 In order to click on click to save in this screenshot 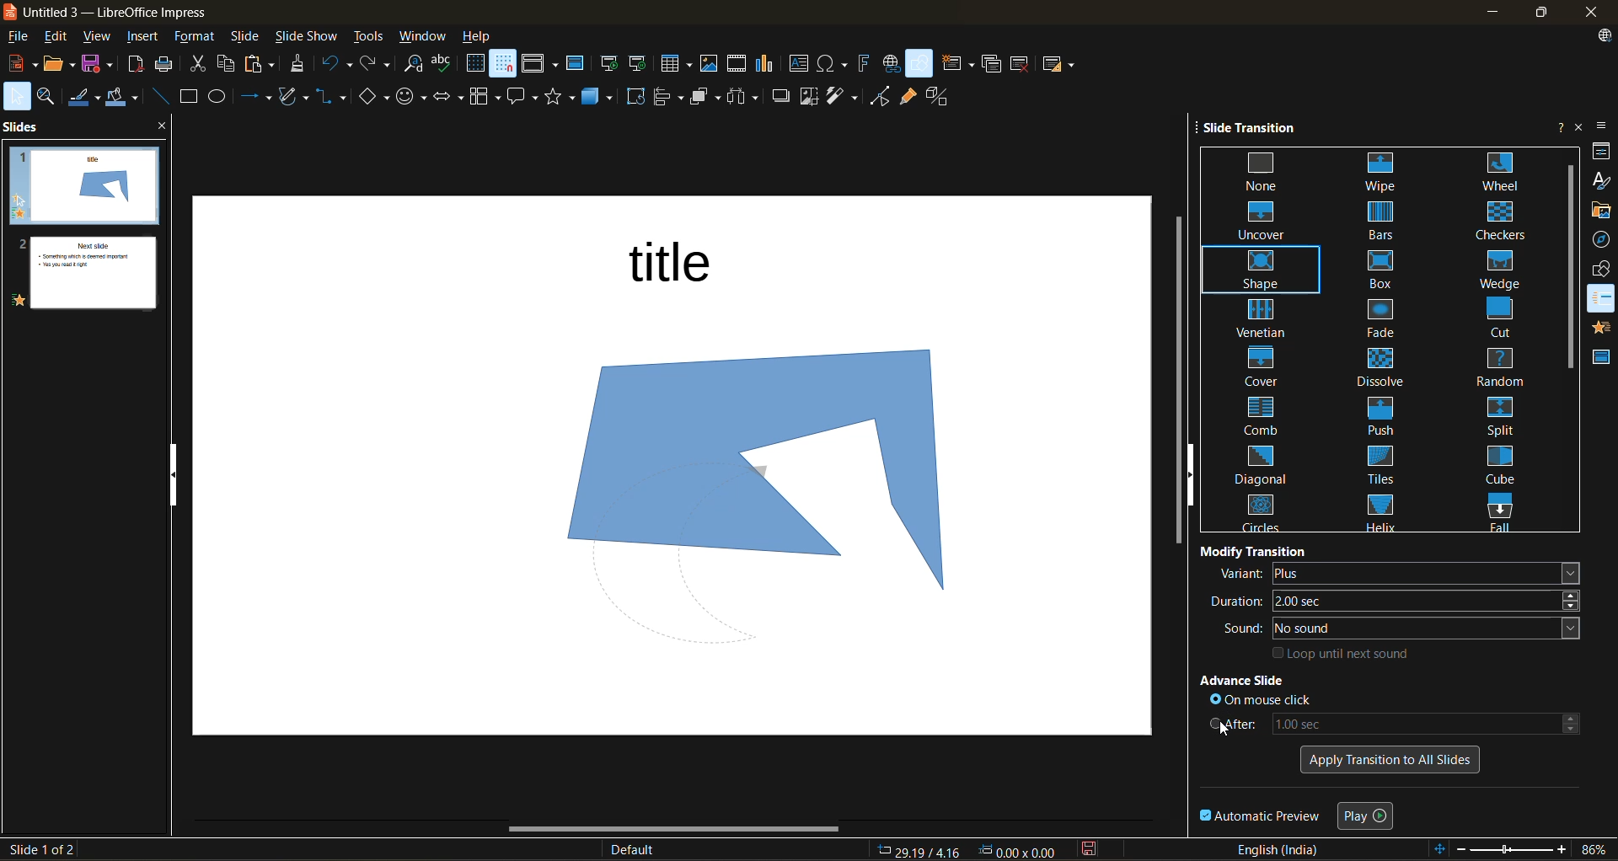, I will do `click(1087, 851)`.